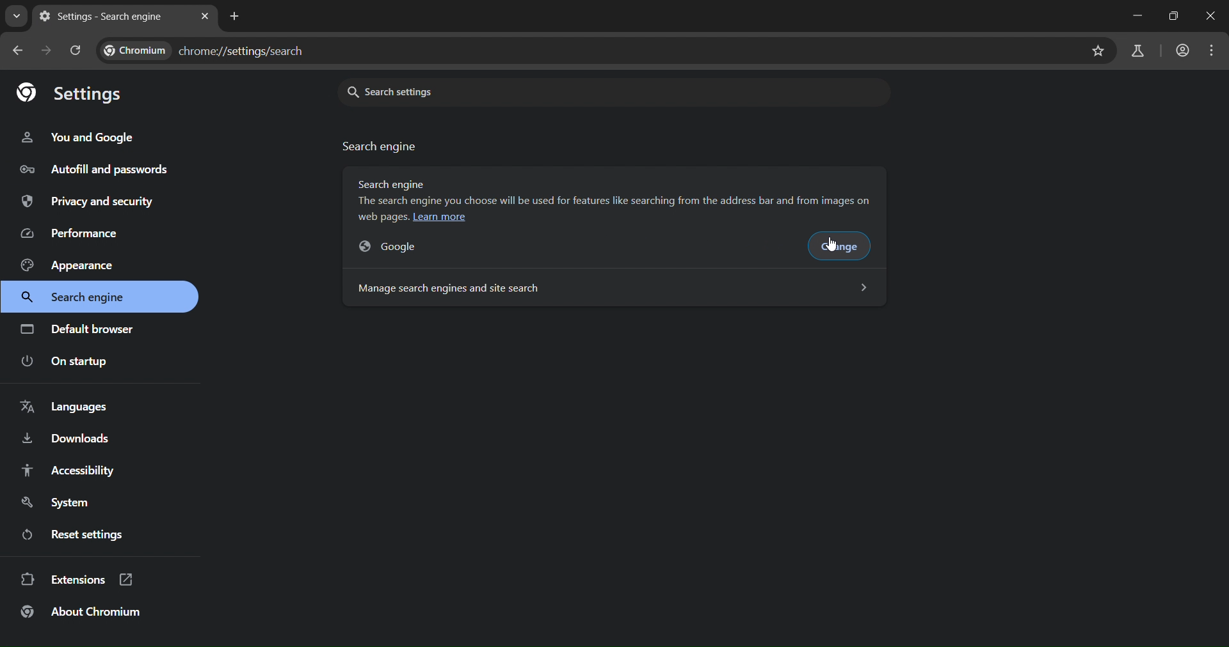 The height and width of the screenshot is (647, 1229). I want to click on account, so click(1183, 52).